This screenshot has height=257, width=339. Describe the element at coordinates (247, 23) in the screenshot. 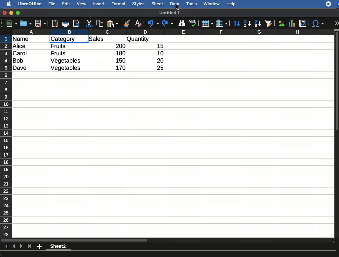

I see `ascending` at that location.